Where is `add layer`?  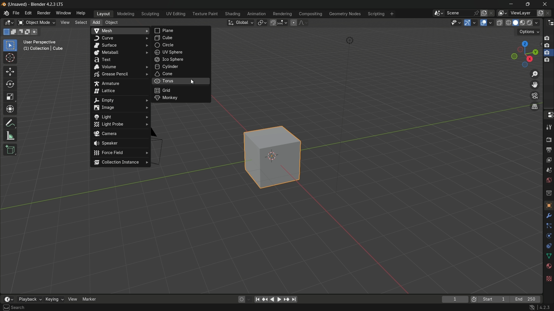
add layer is located at coordinates (540, 13).